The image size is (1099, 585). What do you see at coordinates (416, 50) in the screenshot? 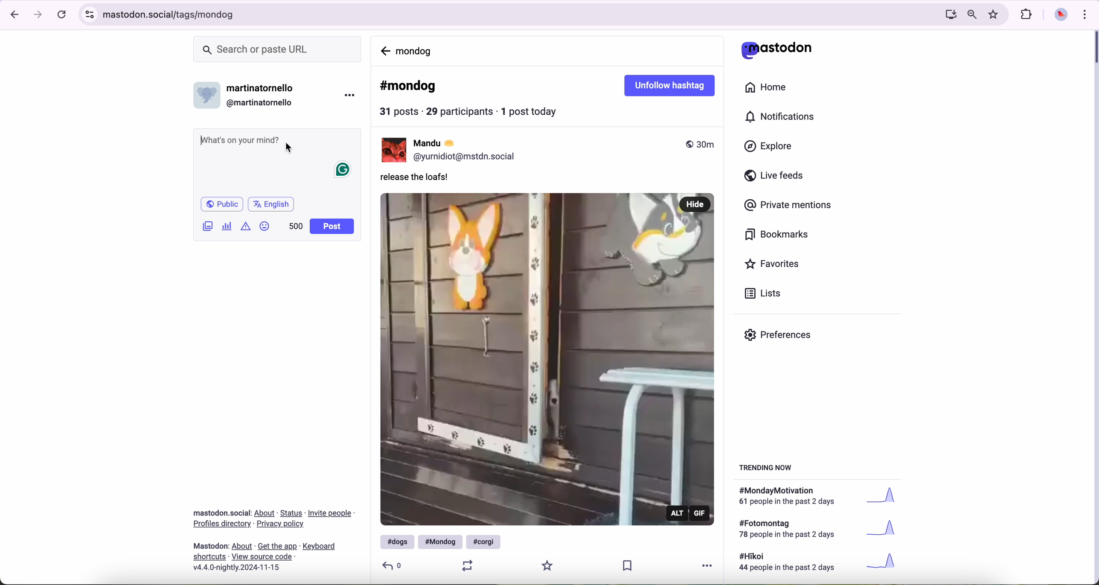
I see `mondog` at bounding box center [416, 50].